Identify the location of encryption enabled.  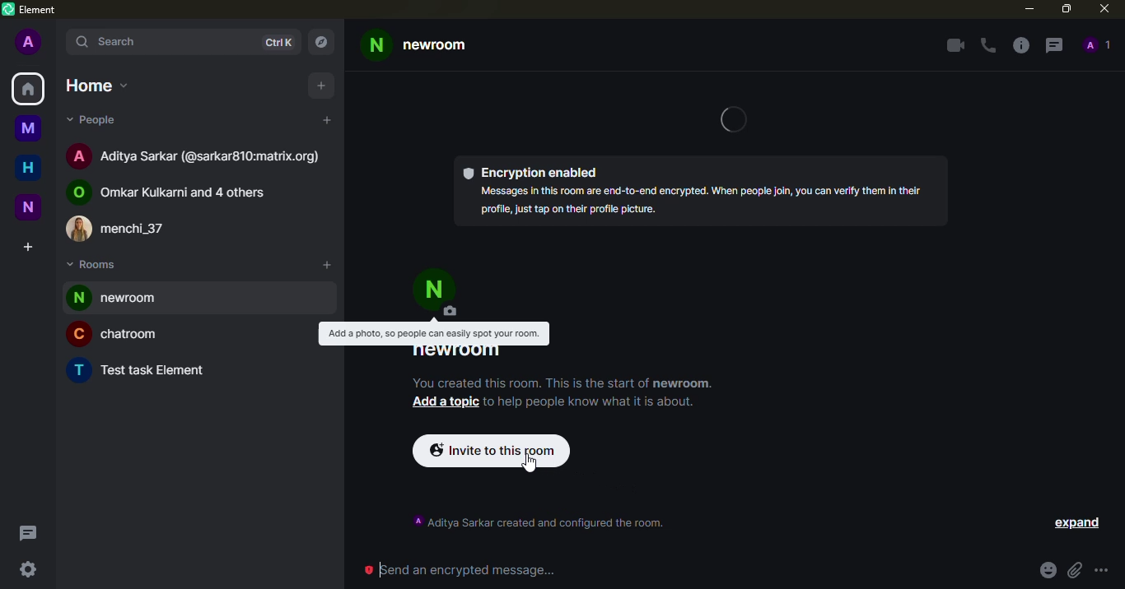
(529, 170).